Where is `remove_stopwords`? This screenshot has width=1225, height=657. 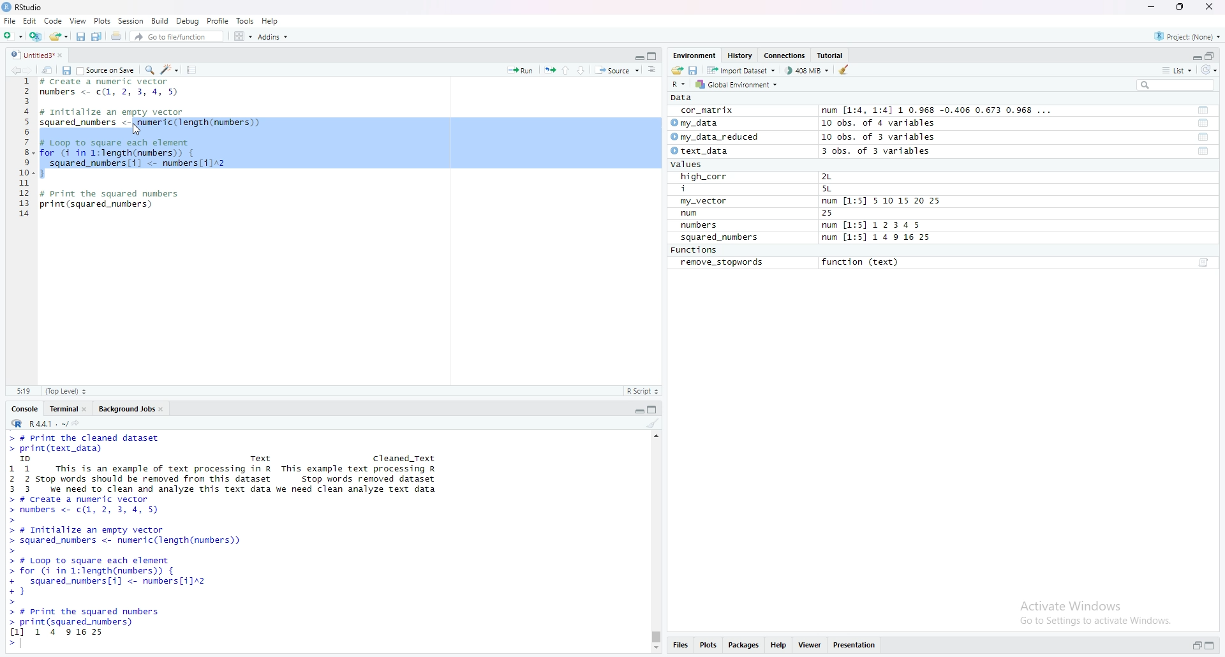
remove_stopwords is located at coordinates (722, 263).